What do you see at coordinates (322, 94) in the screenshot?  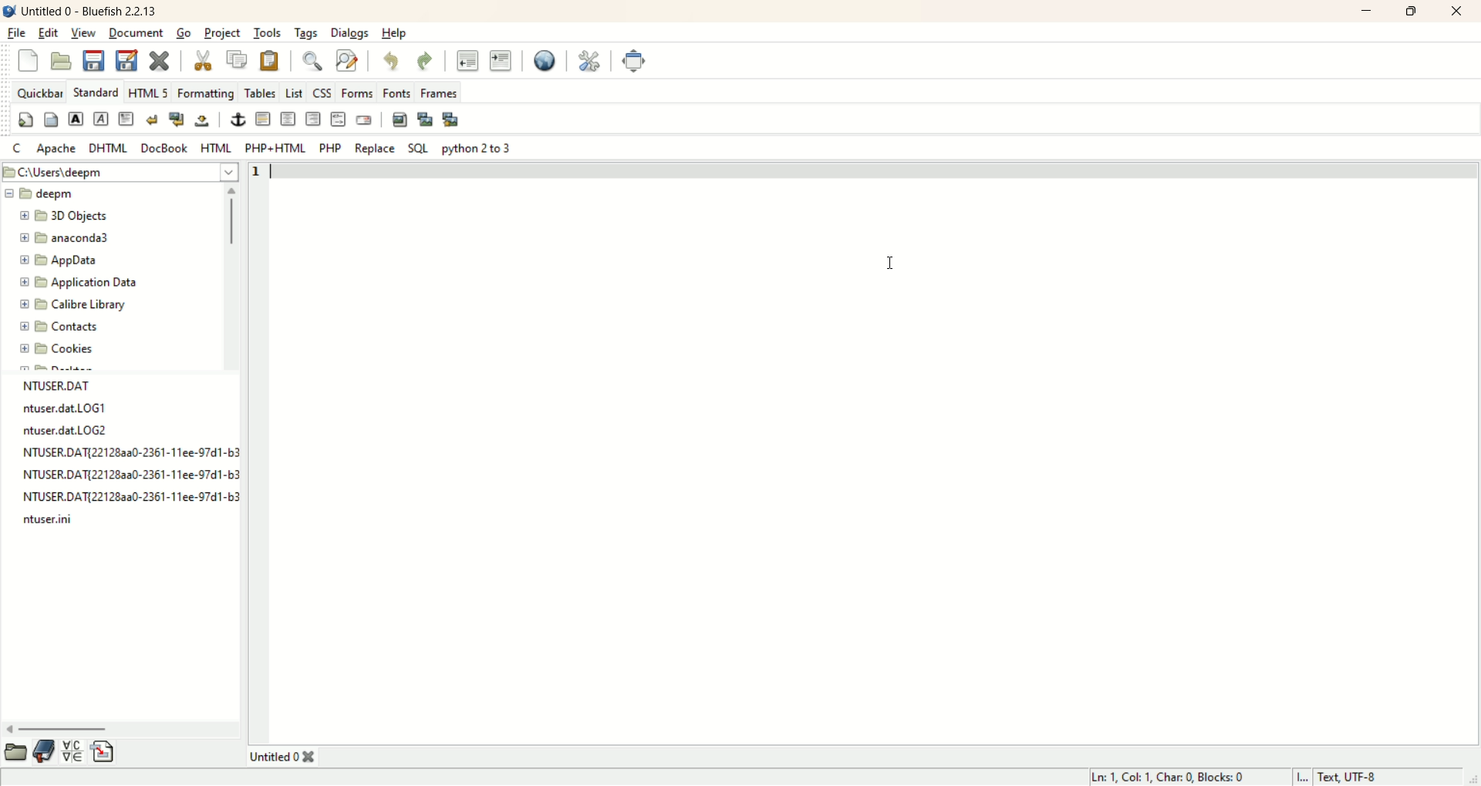 I see `CSS` at bounding box center [322, 94].